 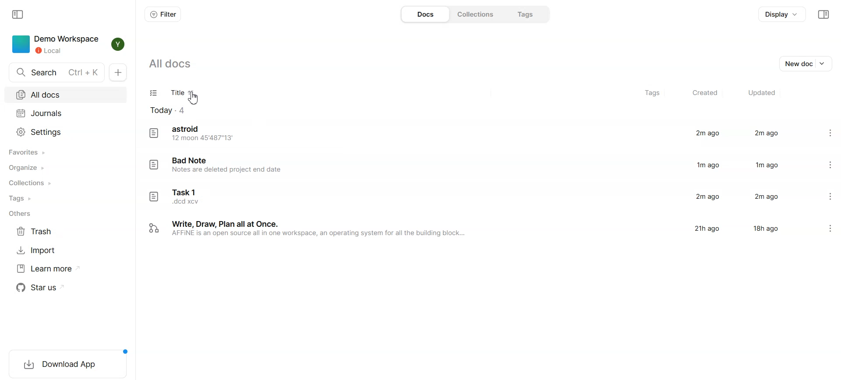 What do you see at coordinates (191, 160) in the screenshot?
I see `Bad Note` at bounding box center [191, 160].